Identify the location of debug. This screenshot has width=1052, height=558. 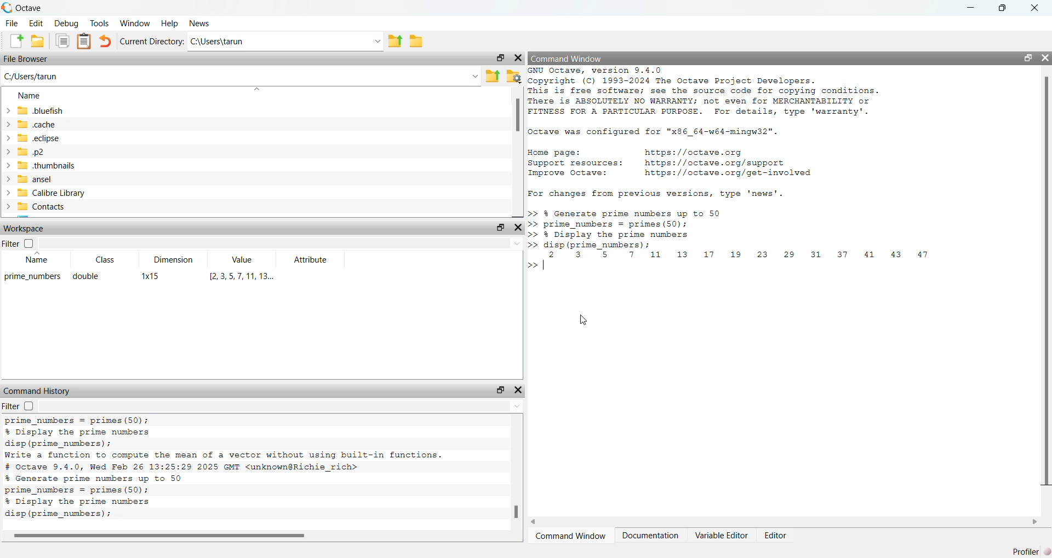
(67, 24).